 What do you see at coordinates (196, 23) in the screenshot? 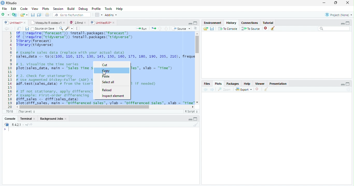
I see `Maximize` at bounding box center [196, 23].